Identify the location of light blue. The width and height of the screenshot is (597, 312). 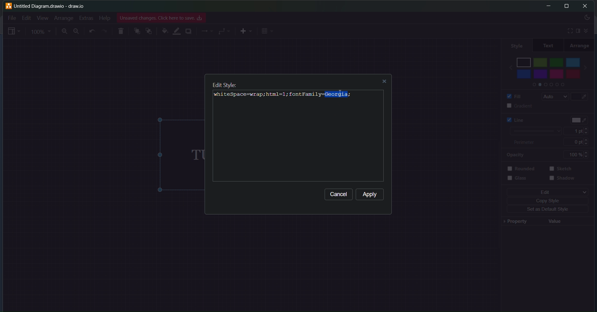
(573, 61).